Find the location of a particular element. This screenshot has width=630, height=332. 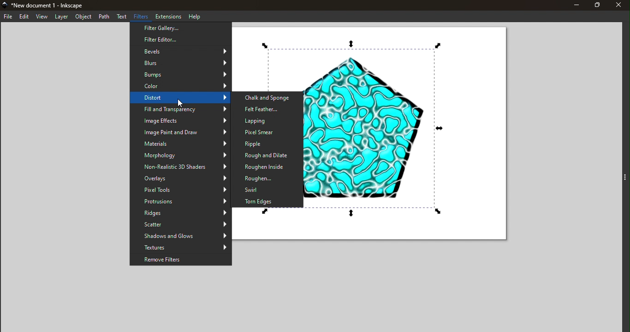

Object is located at coordinates (82, 17).